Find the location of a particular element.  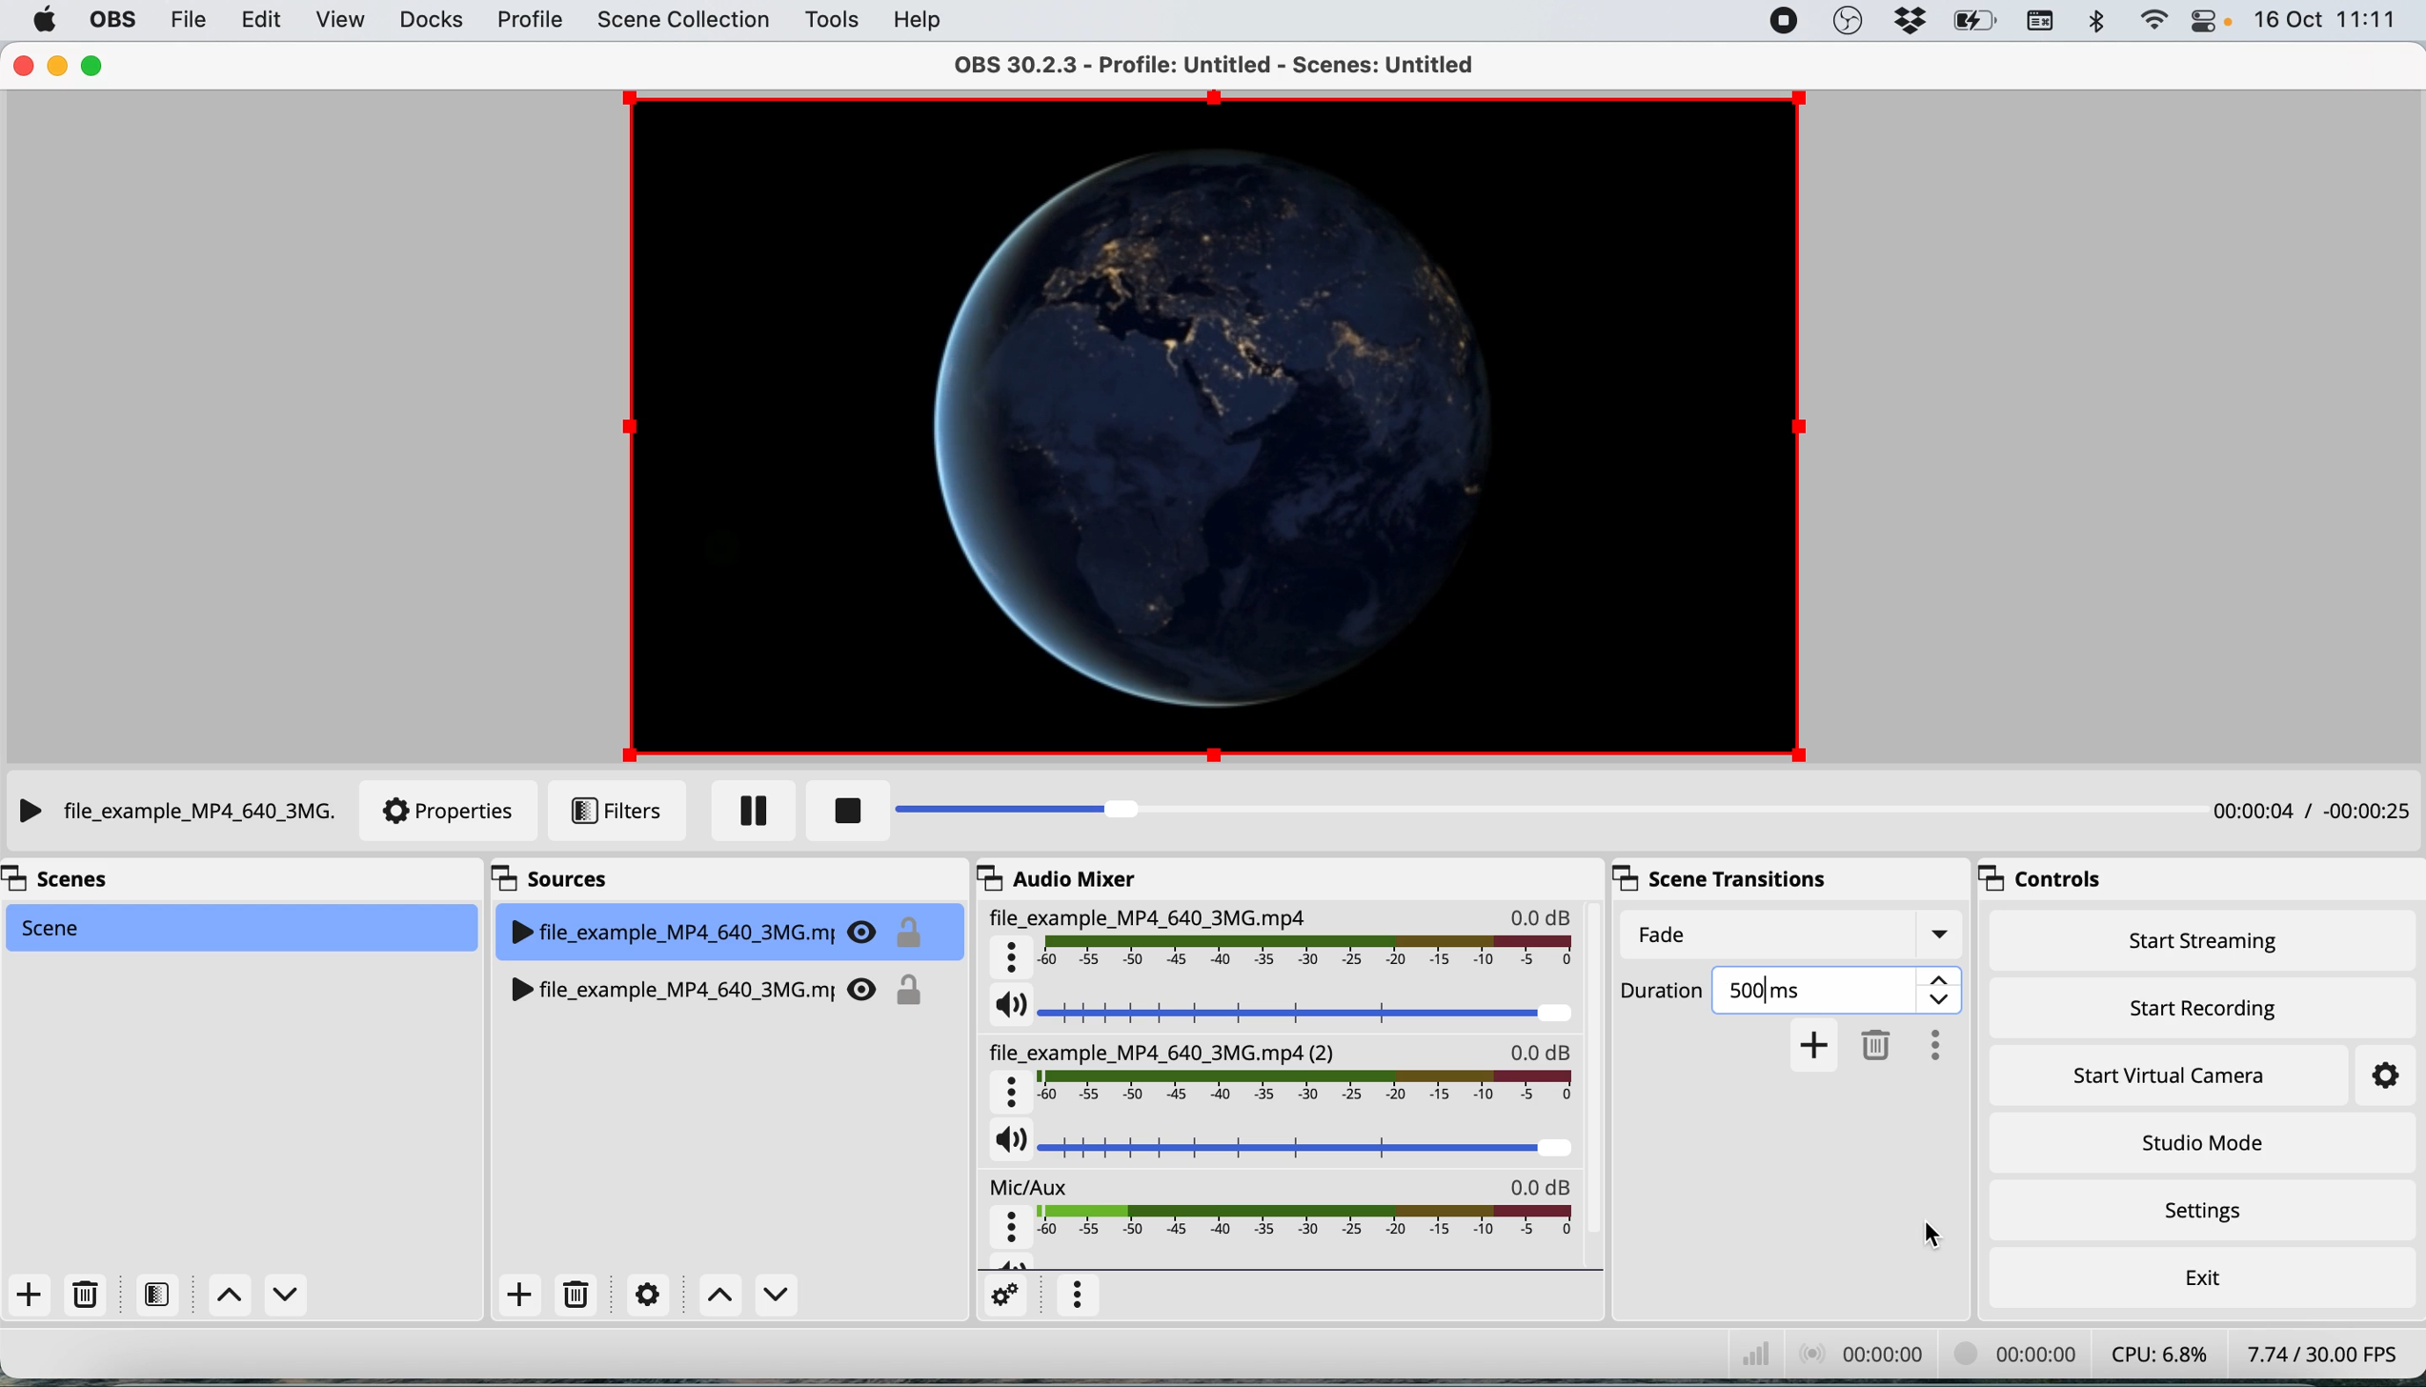

studio mode is located at coordinates (2197, 1142).